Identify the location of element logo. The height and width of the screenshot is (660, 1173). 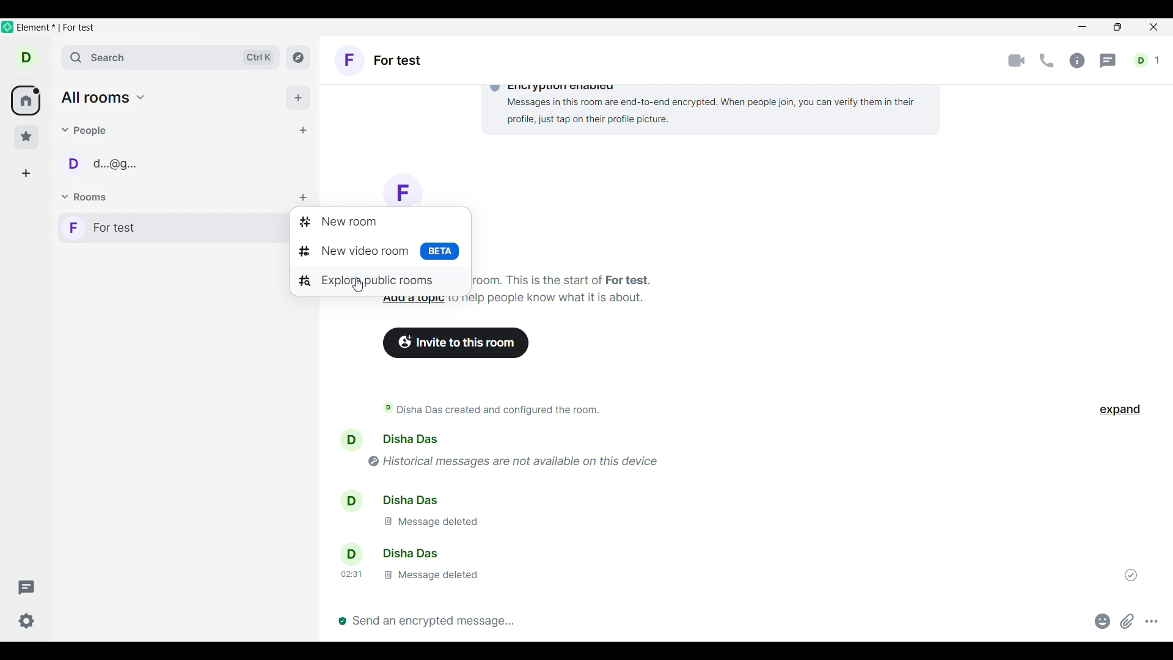
(7, 27).